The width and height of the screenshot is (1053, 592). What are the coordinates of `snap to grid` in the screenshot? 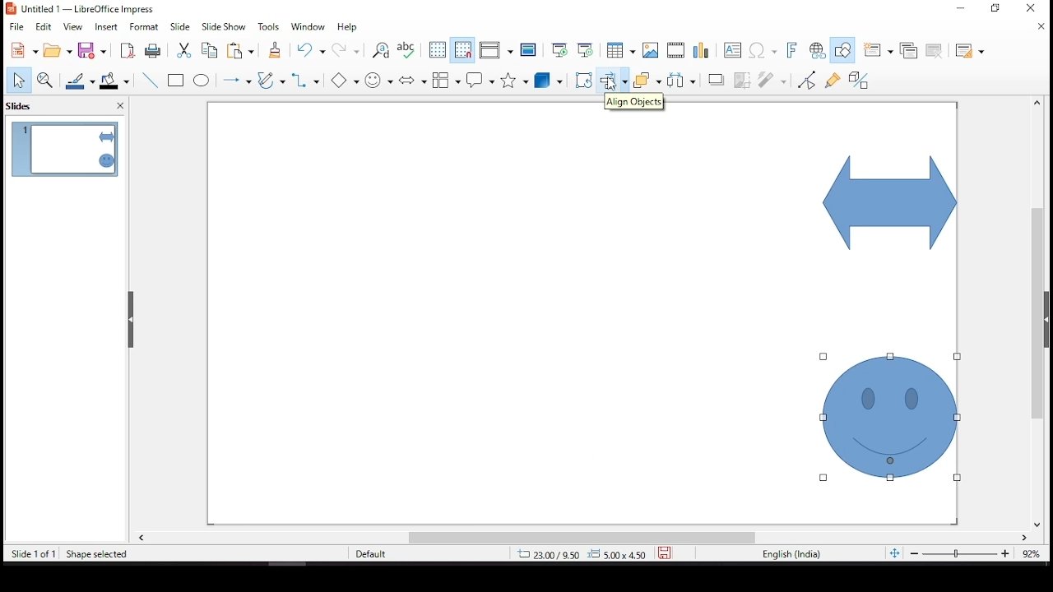 It's located at (462, 50).